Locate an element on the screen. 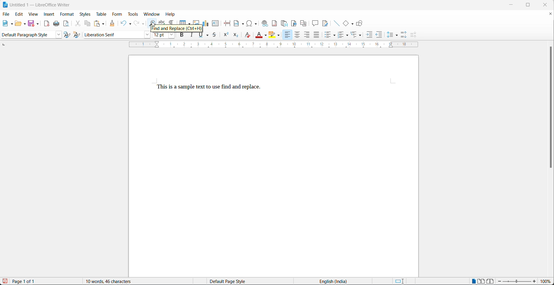 The width and height of the screenshot is (554, 285). find and replace is located at coordinates (152, 22).